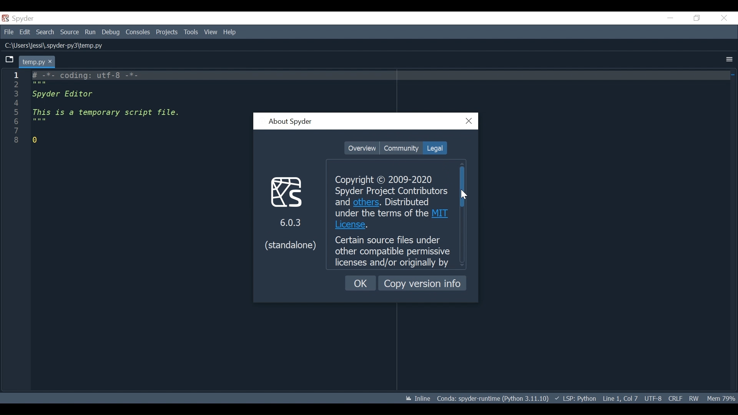 This screenshot has width=738, height=415. I want to click on View, so click(211, 32).